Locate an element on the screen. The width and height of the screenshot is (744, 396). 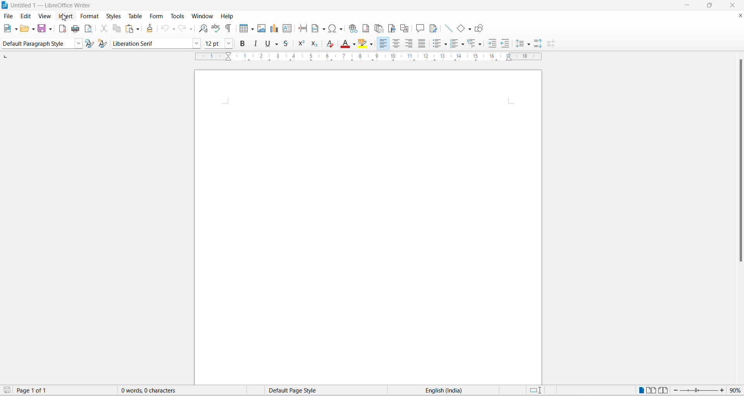
update selected style is located at coordinates (89, 43).